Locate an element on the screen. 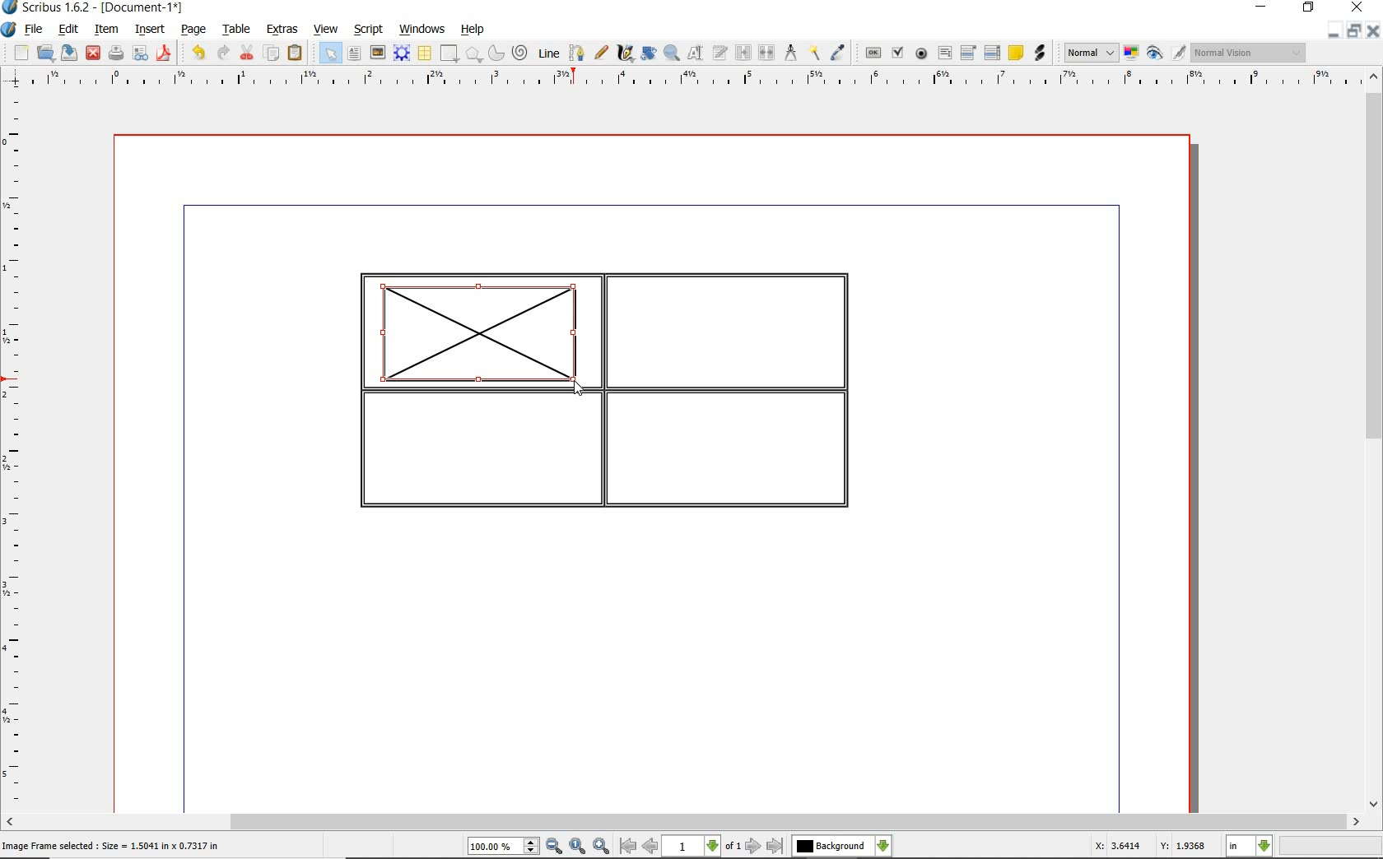 This screenshot has height=859, width=1383. ruler is located at coordinates (699, 79).